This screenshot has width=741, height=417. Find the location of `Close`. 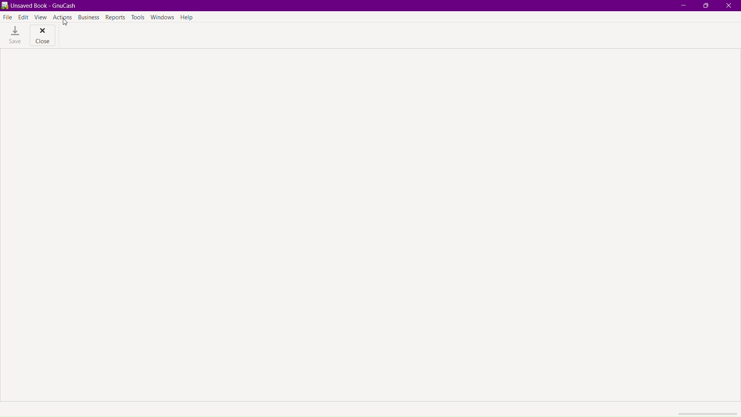

Close is located at coordinates (729, 5).